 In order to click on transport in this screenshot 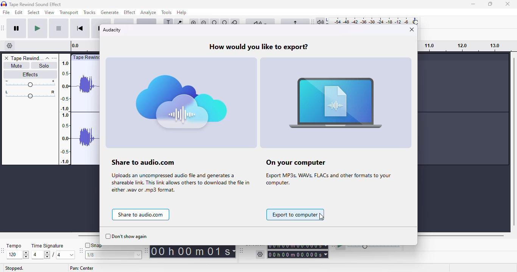, I will do `click(69, 12)`.